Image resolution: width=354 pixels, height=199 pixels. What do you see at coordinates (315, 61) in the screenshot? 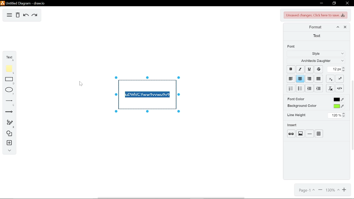
I see `architects daughter` at bounding box center [315, 61].